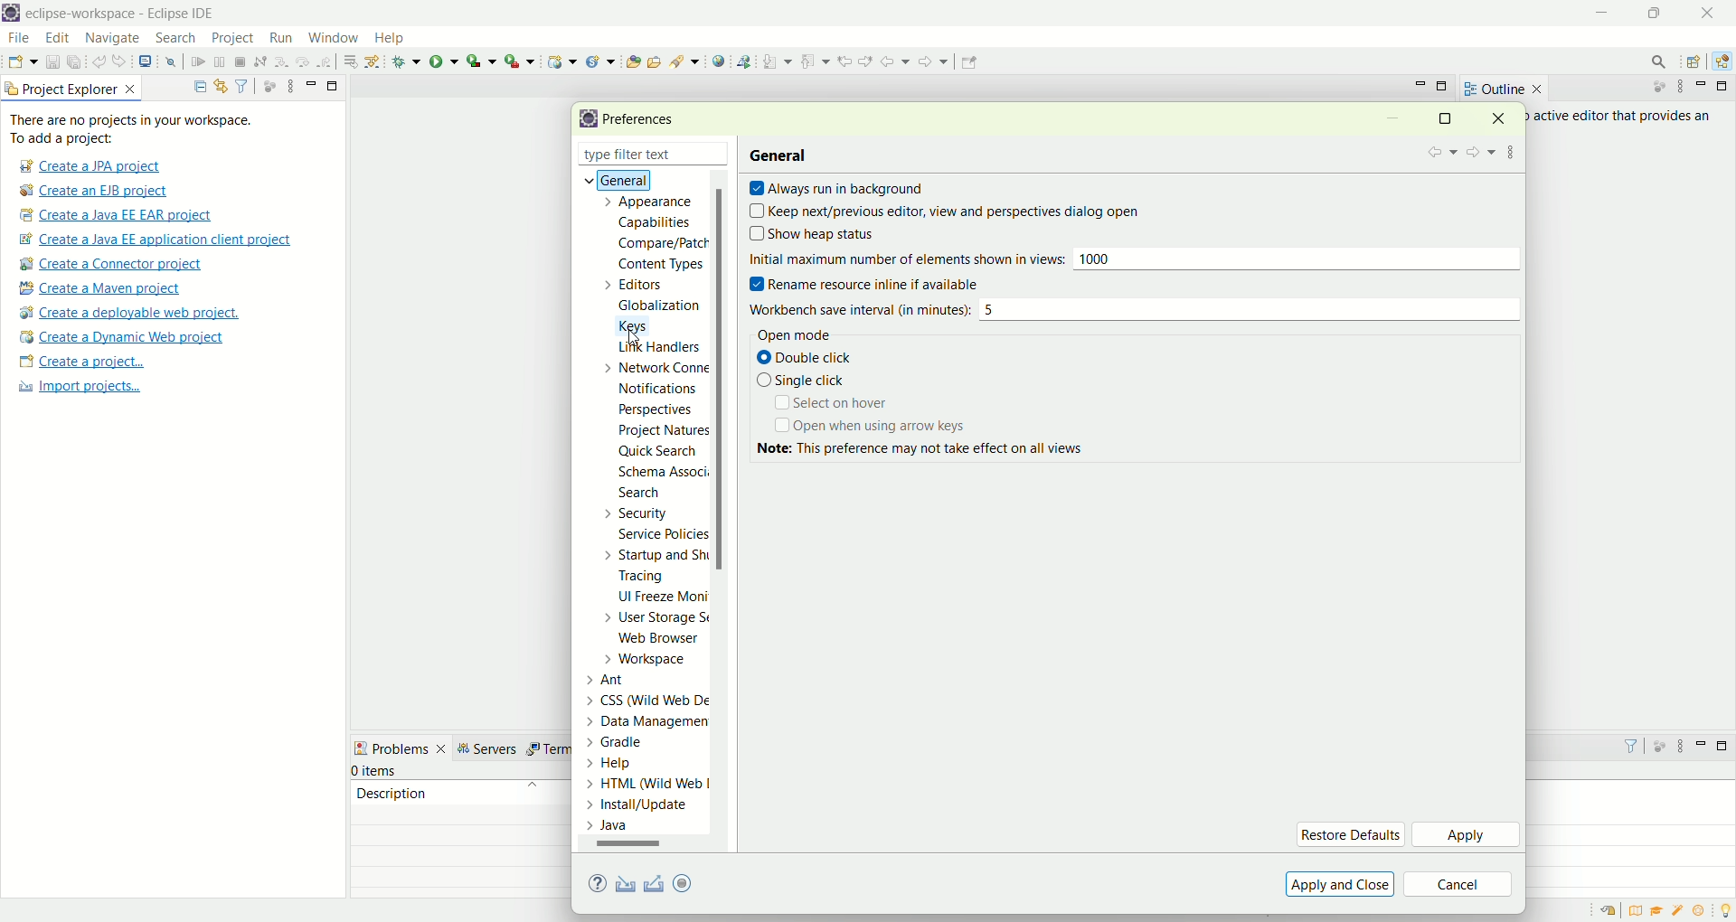 The width and height of the screenshot is (1736, 922). Describe the element at coordinates (644, 324) in the screenshot. I see `keys` at that location.